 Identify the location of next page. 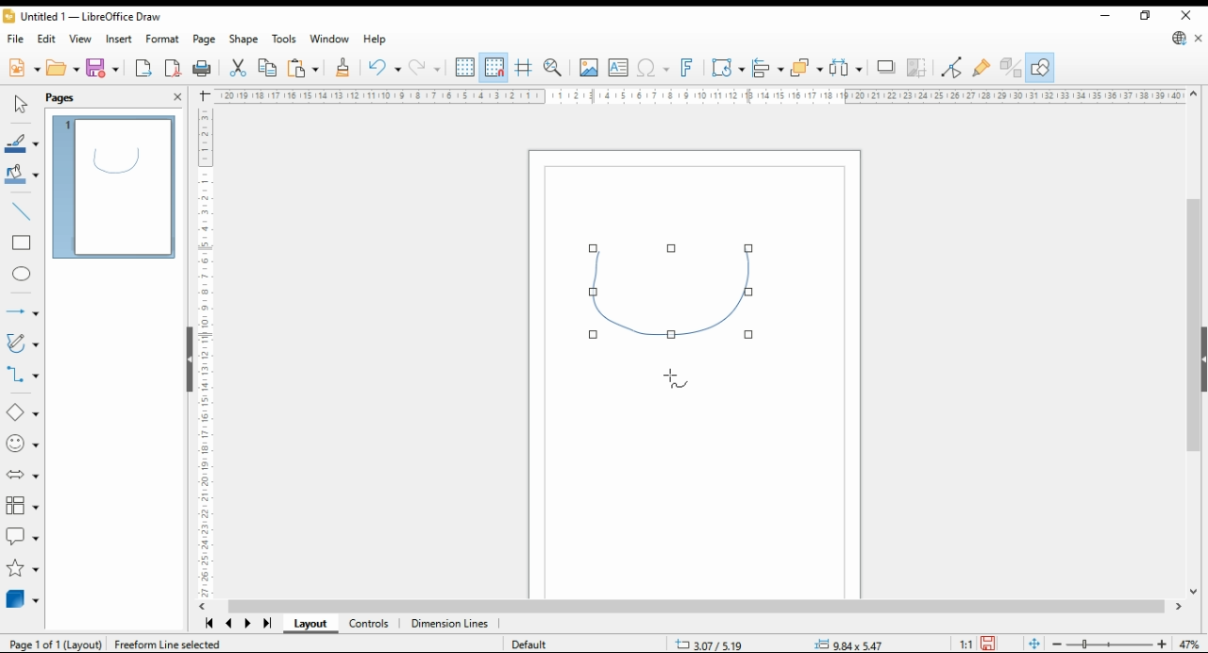
(247, 624).